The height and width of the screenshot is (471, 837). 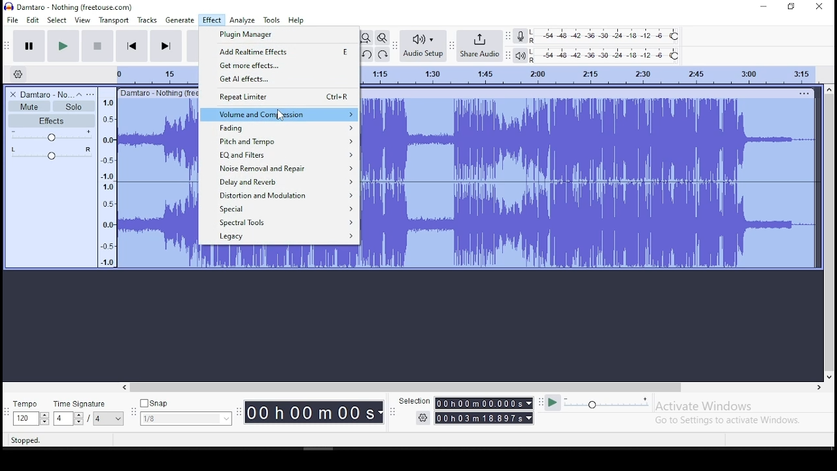 What do you see at coordinates (521, 35) in the screenshot?
I see `record meter` at bounding box center [521, 35].